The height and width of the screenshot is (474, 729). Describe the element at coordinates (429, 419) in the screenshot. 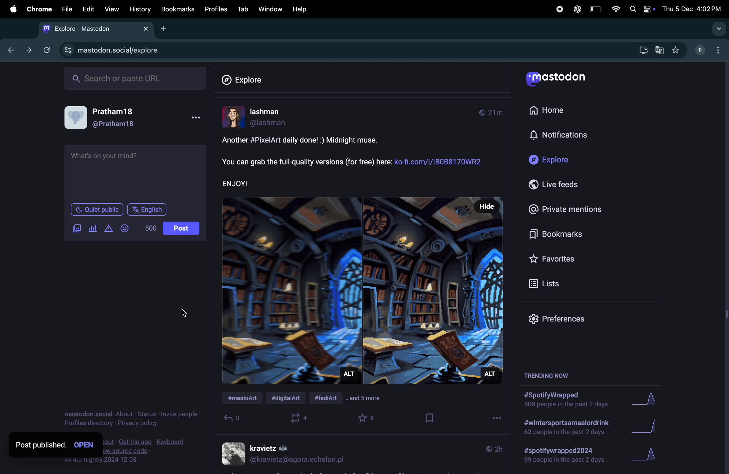

I see `book mark` at that location.